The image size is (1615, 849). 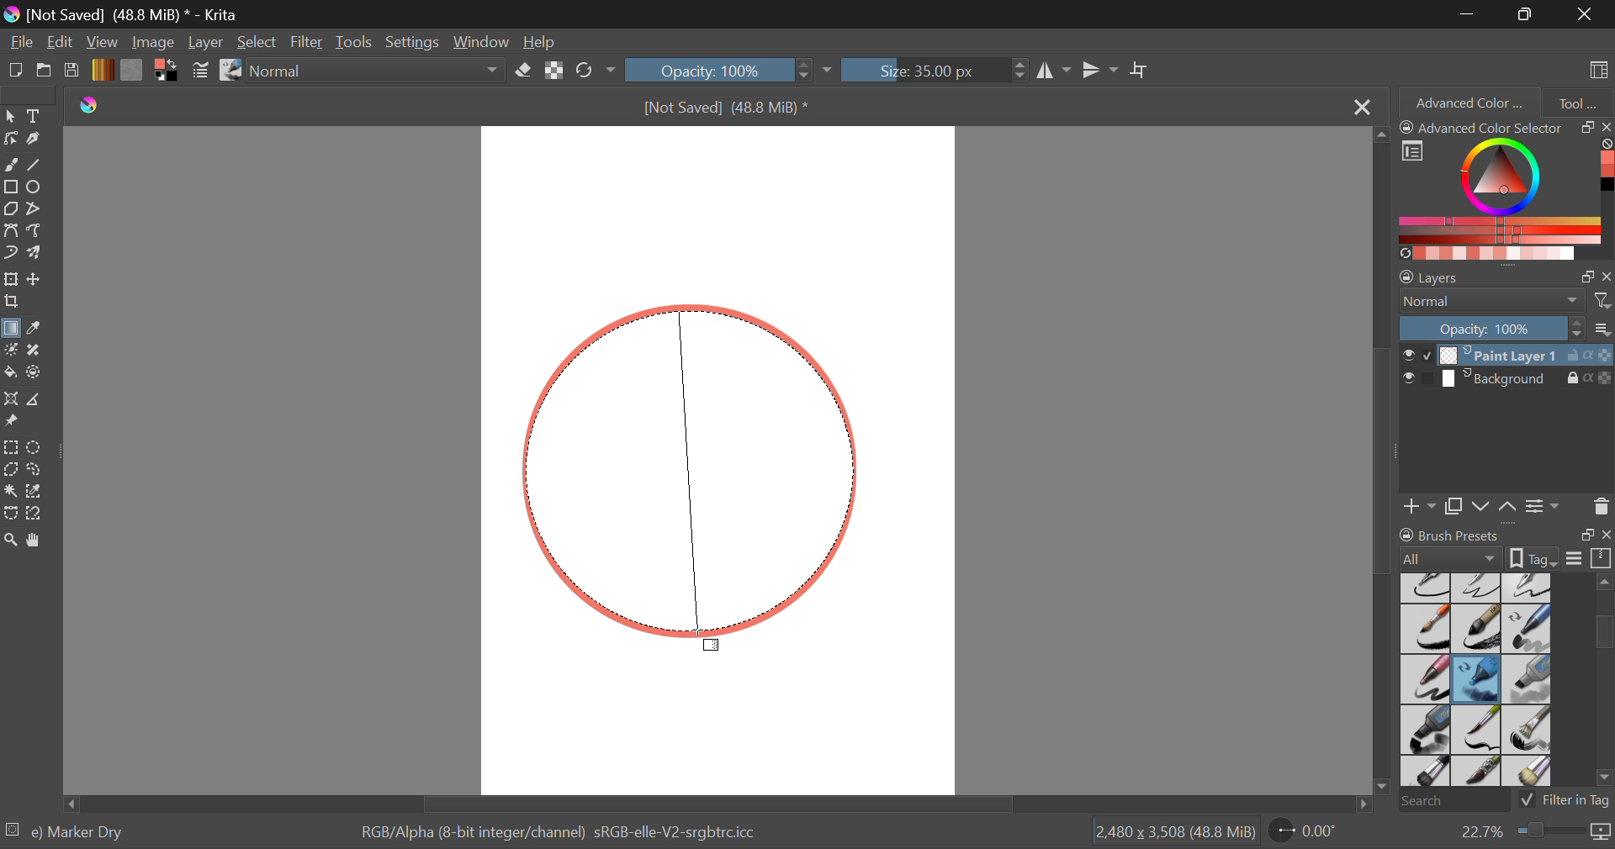 I want to click on Polyline Tool, so click(x=36, y=208).